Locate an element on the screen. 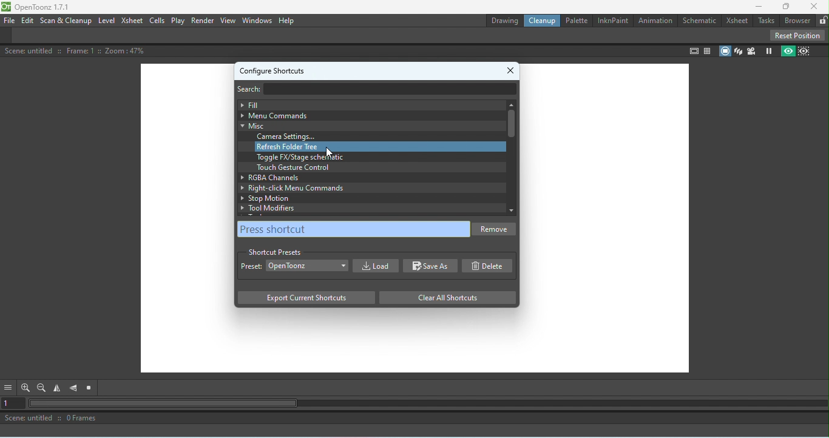  Camera view is located at coordinates (751, 51).